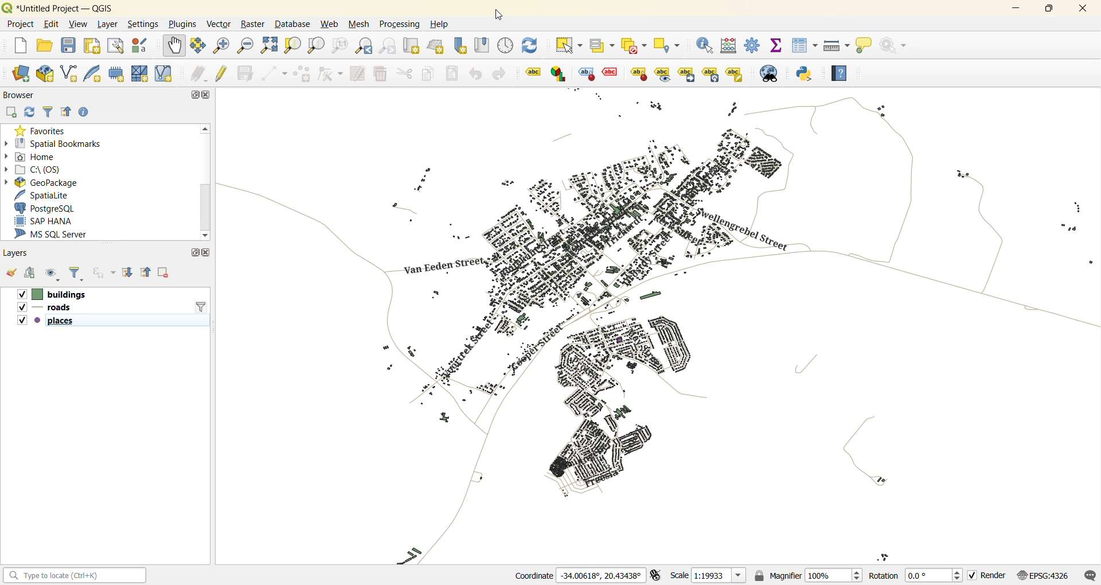  I want to click on python, so click(808, 75).